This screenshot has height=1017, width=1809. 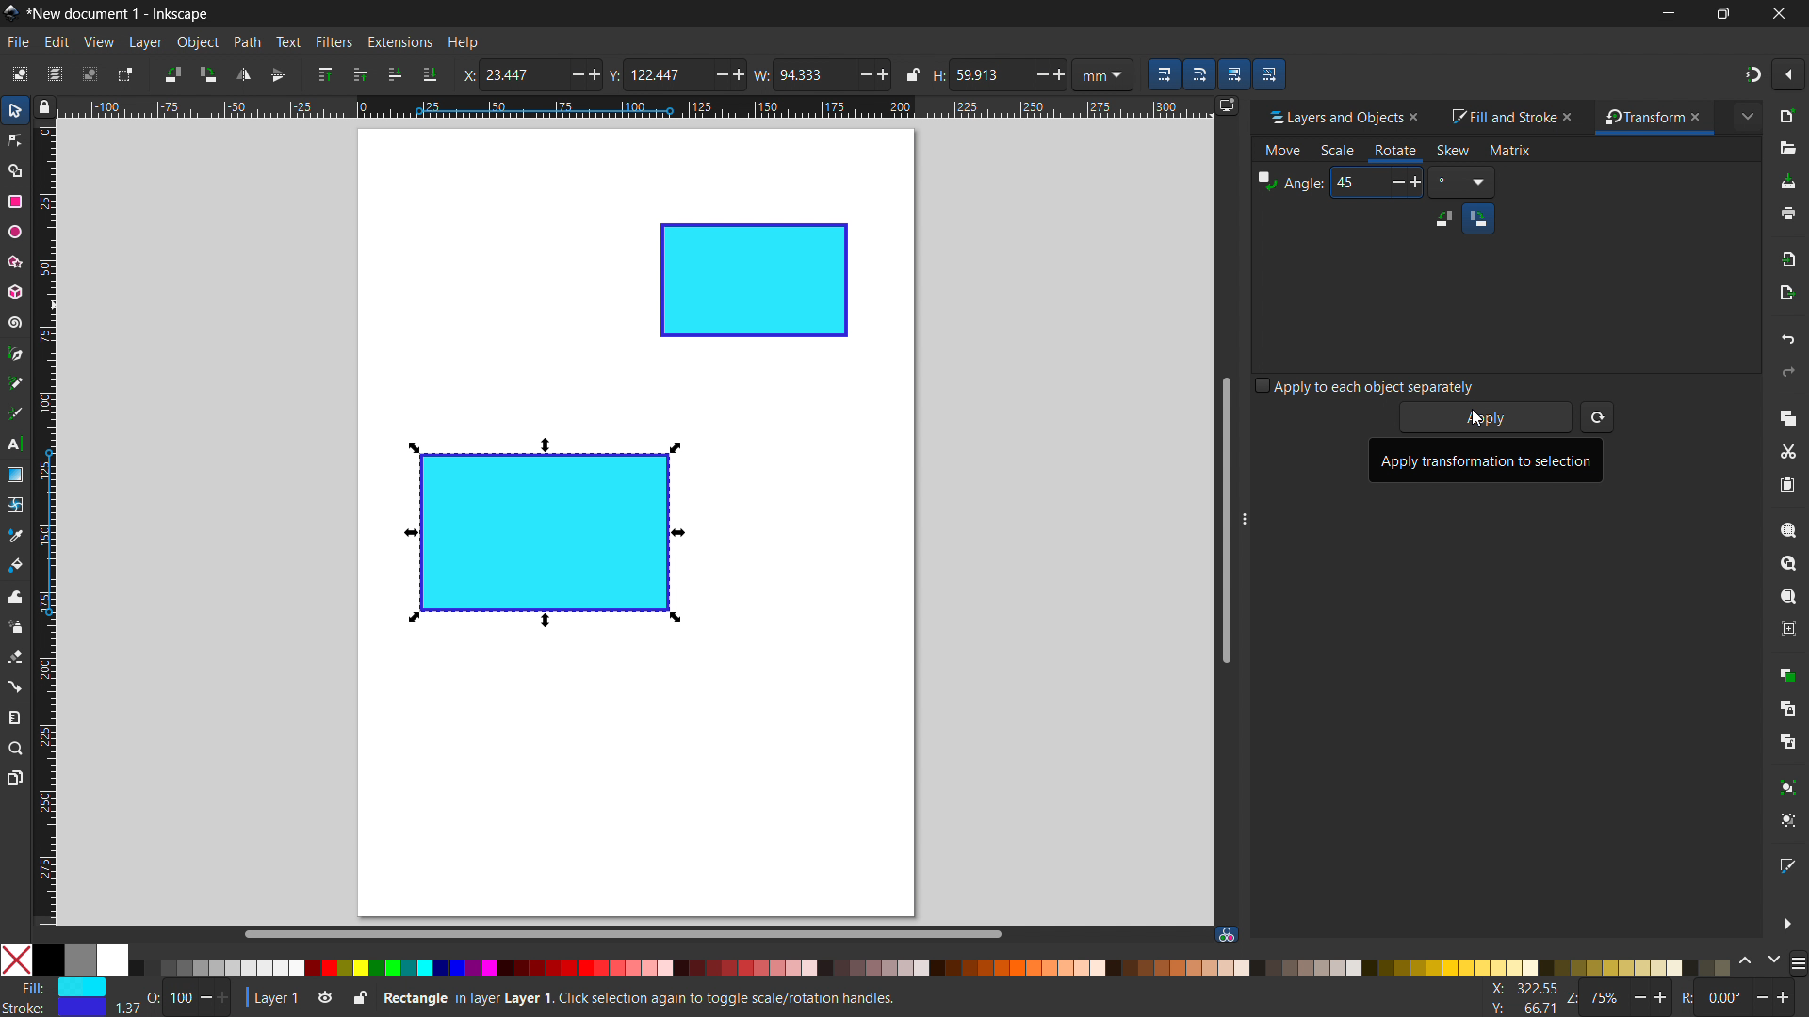 I want to click on lower, so click(x=395, y=73).